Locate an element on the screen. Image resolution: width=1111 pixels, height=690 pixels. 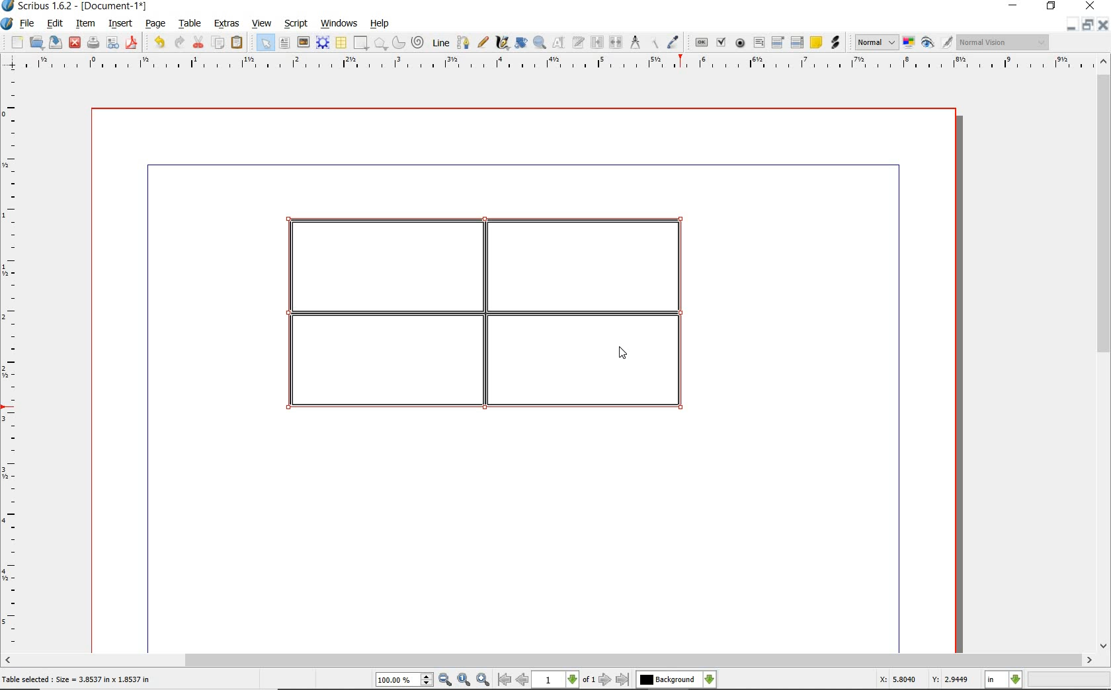
close is located at coordinates (74, 42).